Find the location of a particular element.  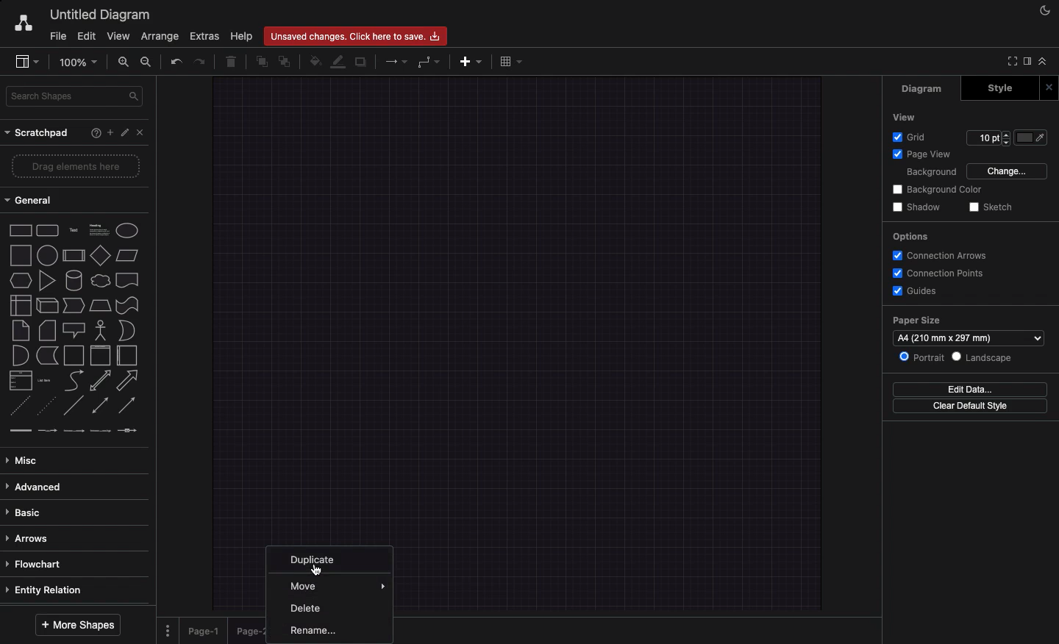

Full screen is located at coordinates (1009, 62).